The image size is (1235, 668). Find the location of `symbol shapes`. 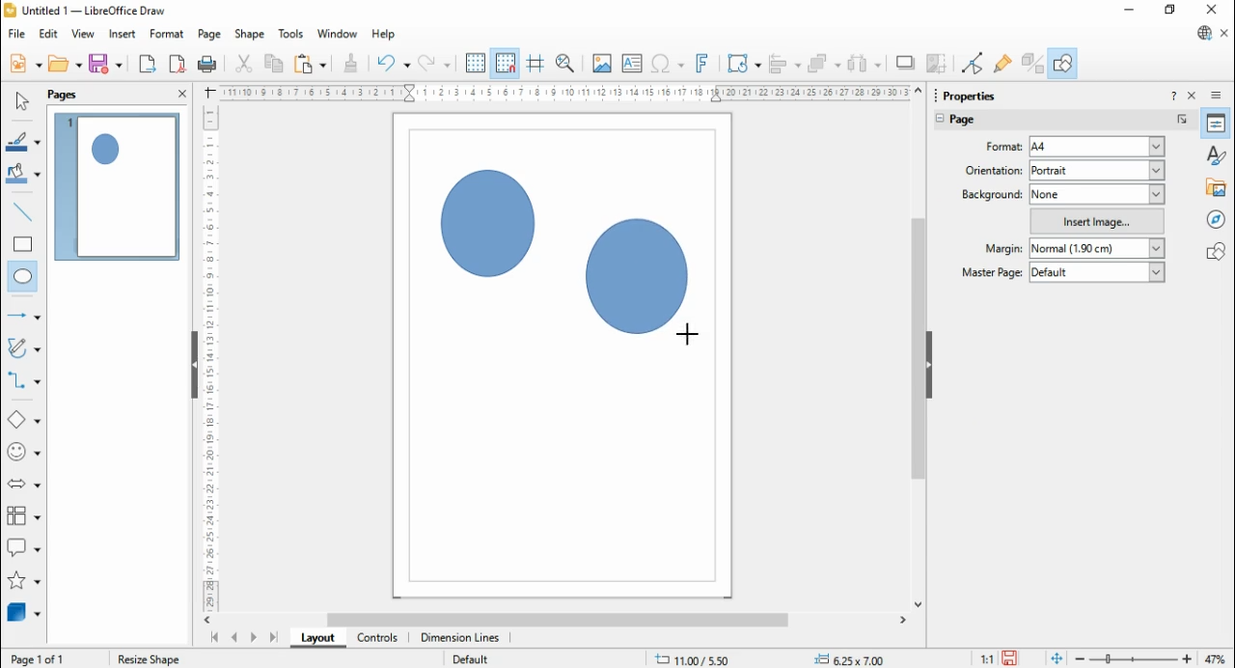

symbol shapes is located at coordinates (25, 454).